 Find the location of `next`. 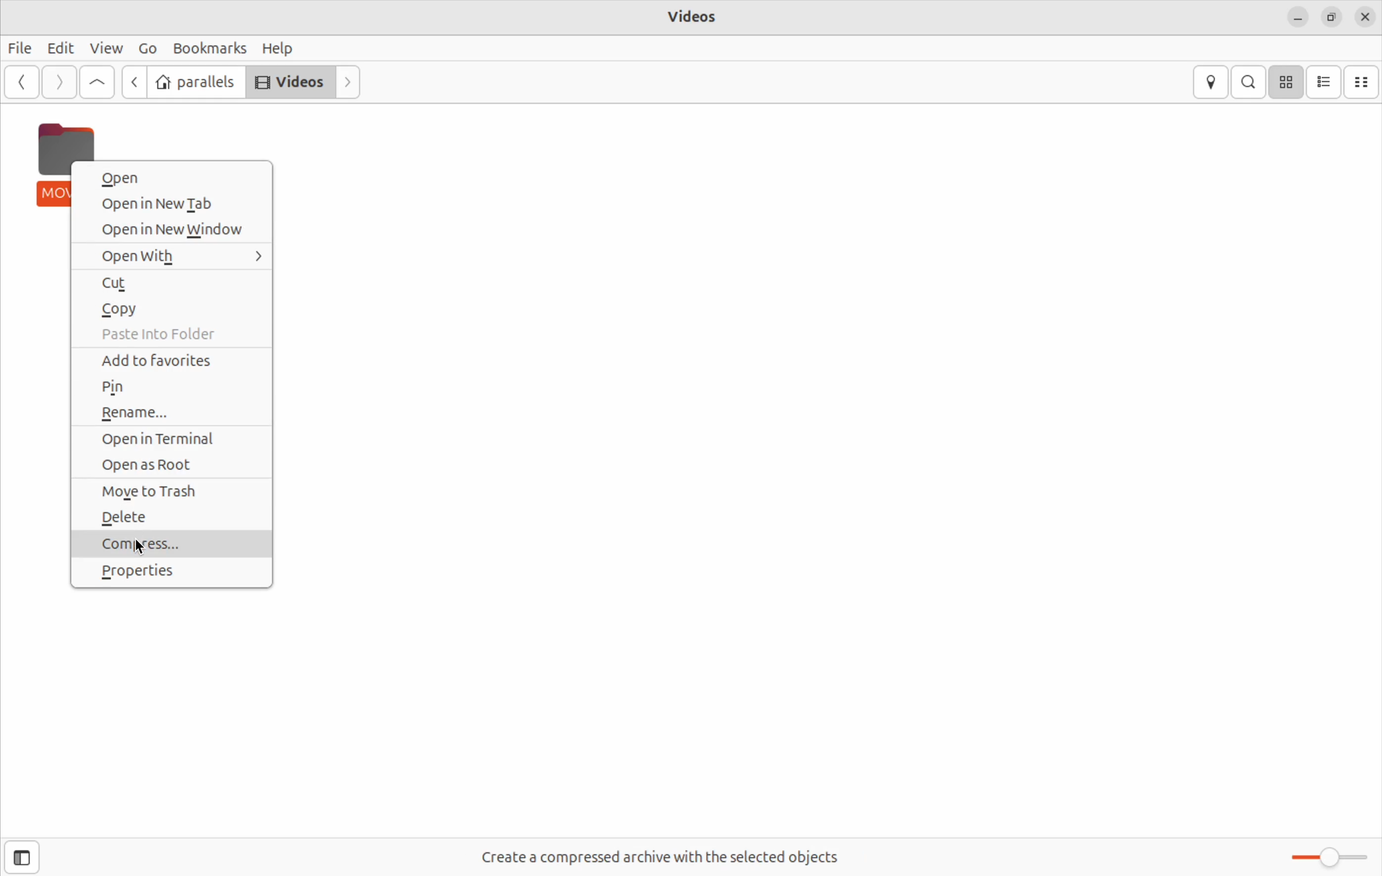

next is located at coordinates (56, 81).